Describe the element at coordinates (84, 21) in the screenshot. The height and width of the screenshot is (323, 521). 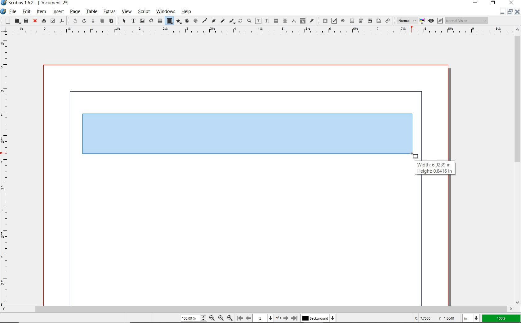
I see `redo` at that location.